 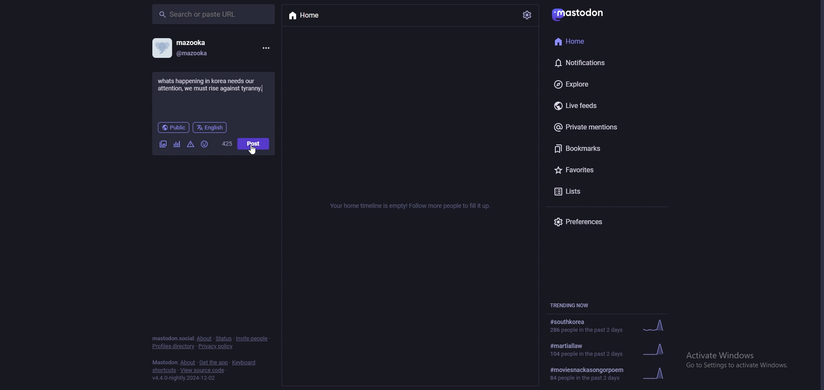 What do you see at coordinates (215, 346) in the screenshot?
I see `privacy policy` at bounding box center [215, 346].